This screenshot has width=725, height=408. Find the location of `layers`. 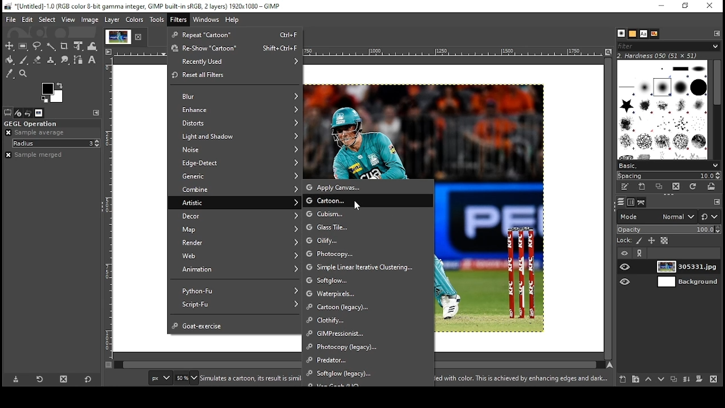

layers is located at coordinates (621, 202).